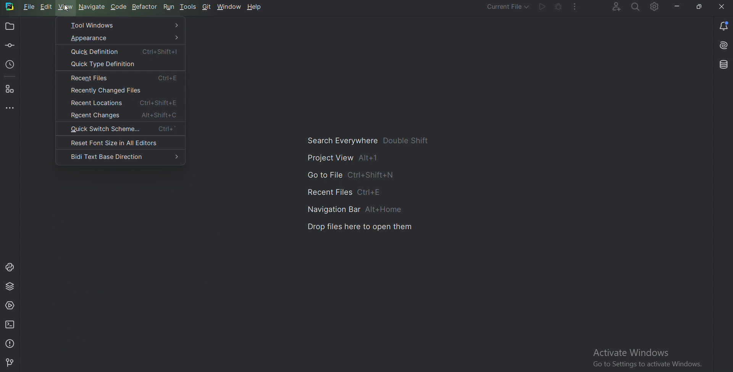 The image size is (733, 372). What do you see at coordinates (339, 191) in the screenshot?
I see `Recent files` at bounding box center [339, 191].